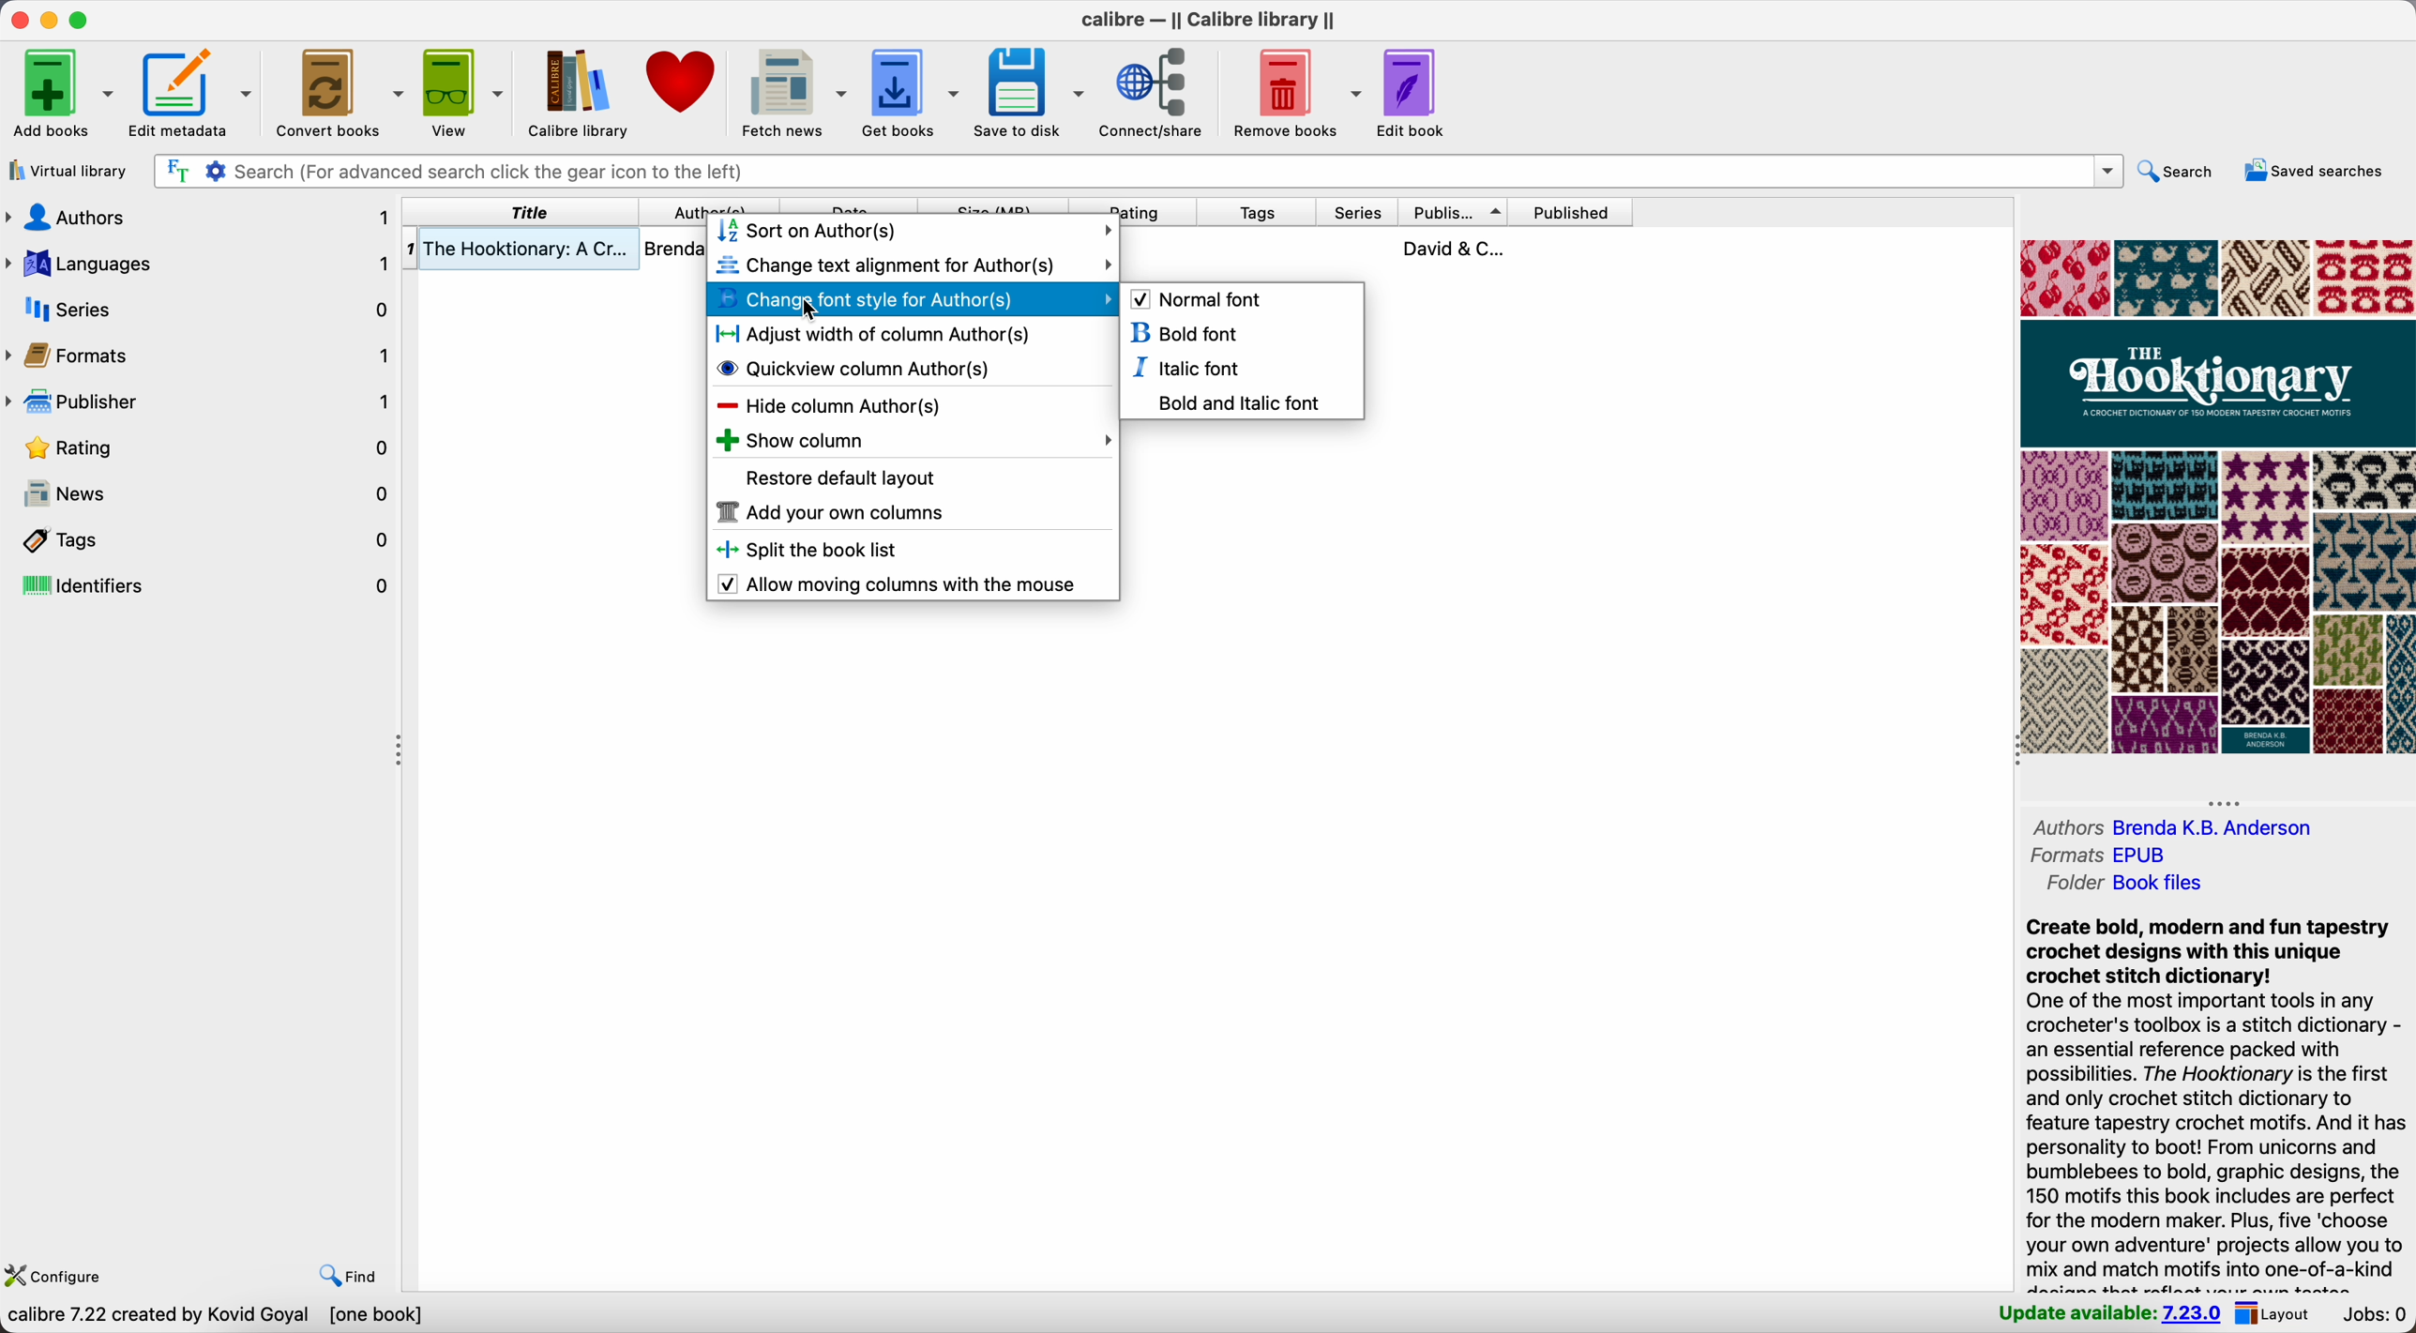 This screenshot has height=1333, width=2416. I want to click on configure, so click(64, 1277).